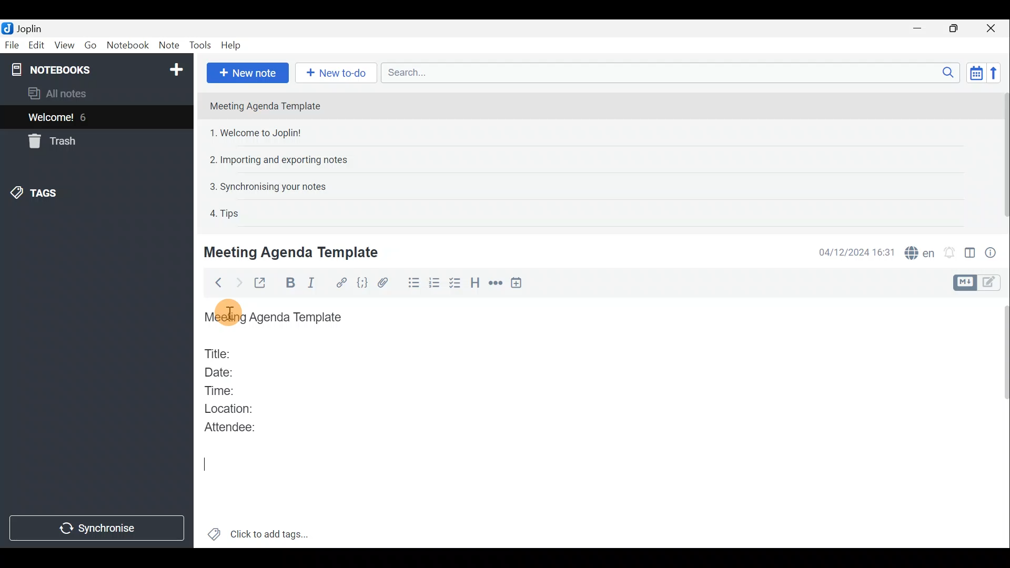 The image size is (1010, 568). Describe the element at coordinates (237, 282) in the screenshot. I see `Forward` at that location.